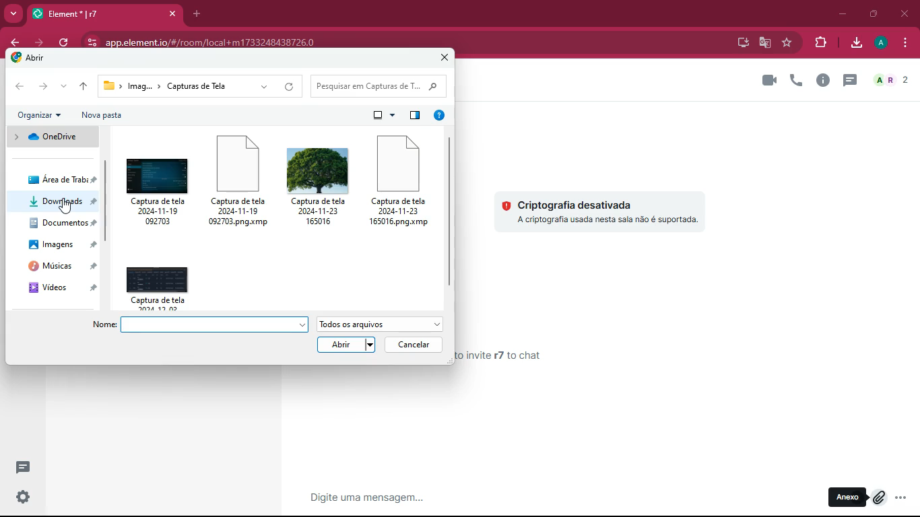 This screenshot has width=920, height=517. Describe the element at coordinates (764, 43) in the screenshot. I see `google translate` at that location.